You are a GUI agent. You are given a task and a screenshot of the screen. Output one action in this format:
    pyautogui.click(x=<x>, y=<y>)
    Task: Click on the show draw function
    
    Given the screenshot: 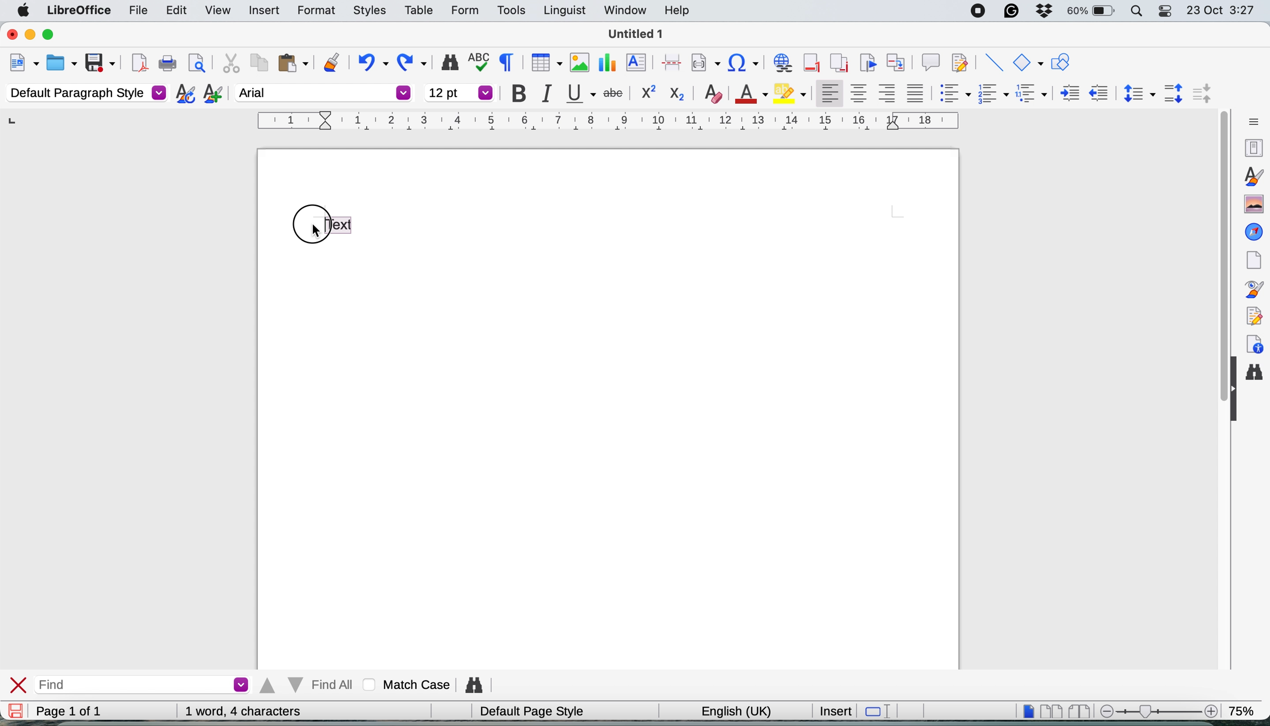 What is the action you would take?
    pyautogui.click(x=1060, y=63)
    